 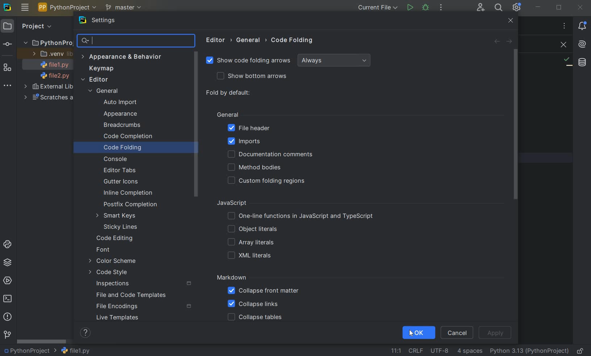 I want to click on STICKY LINES, so click(x=121, y=227).